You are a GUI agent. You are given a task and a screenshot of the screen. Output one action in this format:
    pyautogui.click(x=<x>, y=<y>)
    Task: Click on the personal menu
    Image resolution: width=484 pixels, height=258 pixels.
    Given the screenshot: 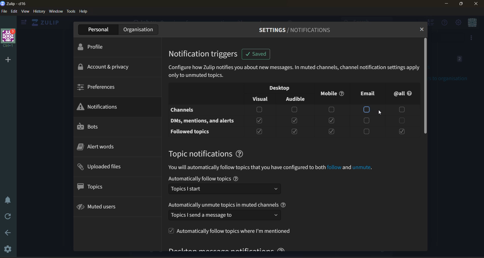 What is the action you would take?
    pyautogui.click(x=473, y=23)
    